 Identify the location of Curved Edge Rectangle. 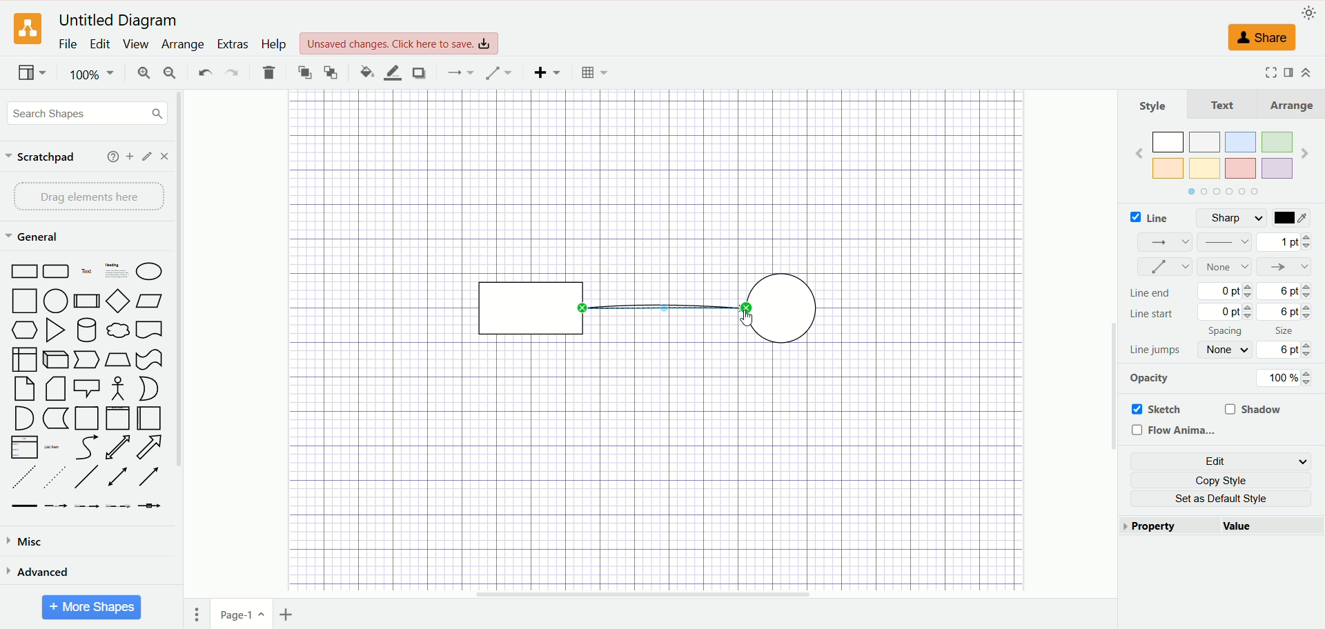
(57, 271).